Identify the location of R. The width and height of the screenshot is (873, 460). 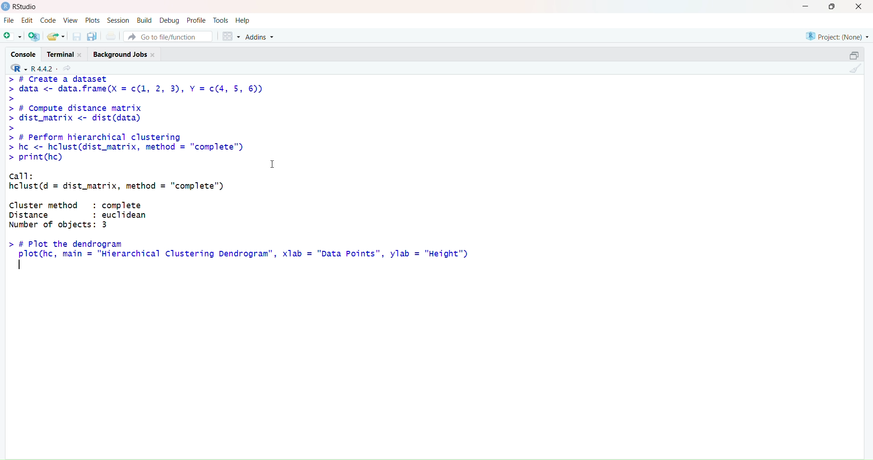
(16, 69).